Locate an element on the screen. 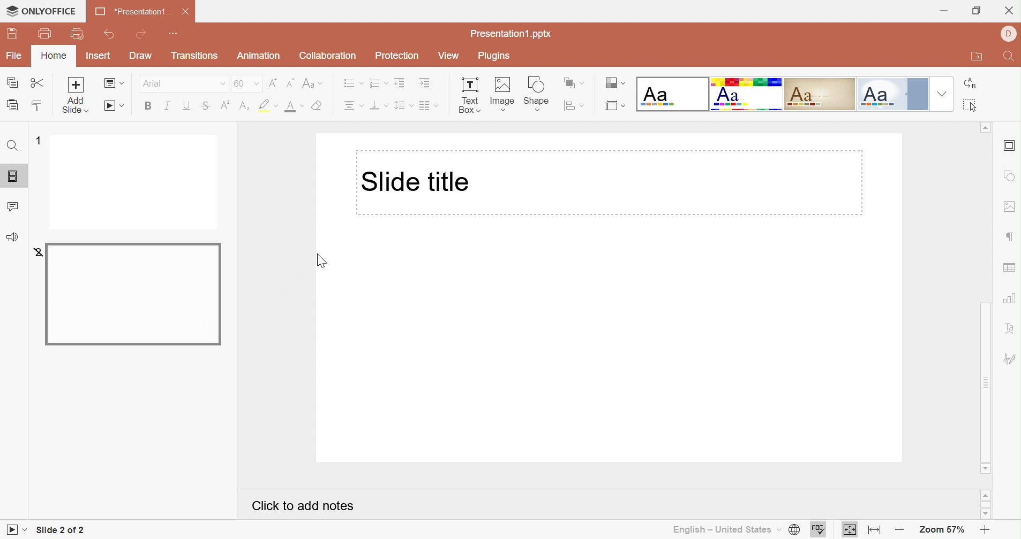 The height and width of the screenshot is (539, 1021). Image settings is located at coordinates (1011, 207).